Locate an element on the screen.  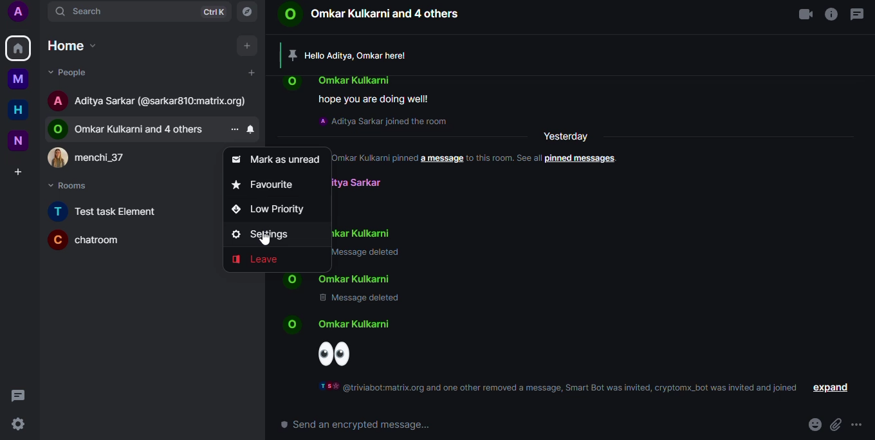
quick settings is located at coordinates (19, 425).